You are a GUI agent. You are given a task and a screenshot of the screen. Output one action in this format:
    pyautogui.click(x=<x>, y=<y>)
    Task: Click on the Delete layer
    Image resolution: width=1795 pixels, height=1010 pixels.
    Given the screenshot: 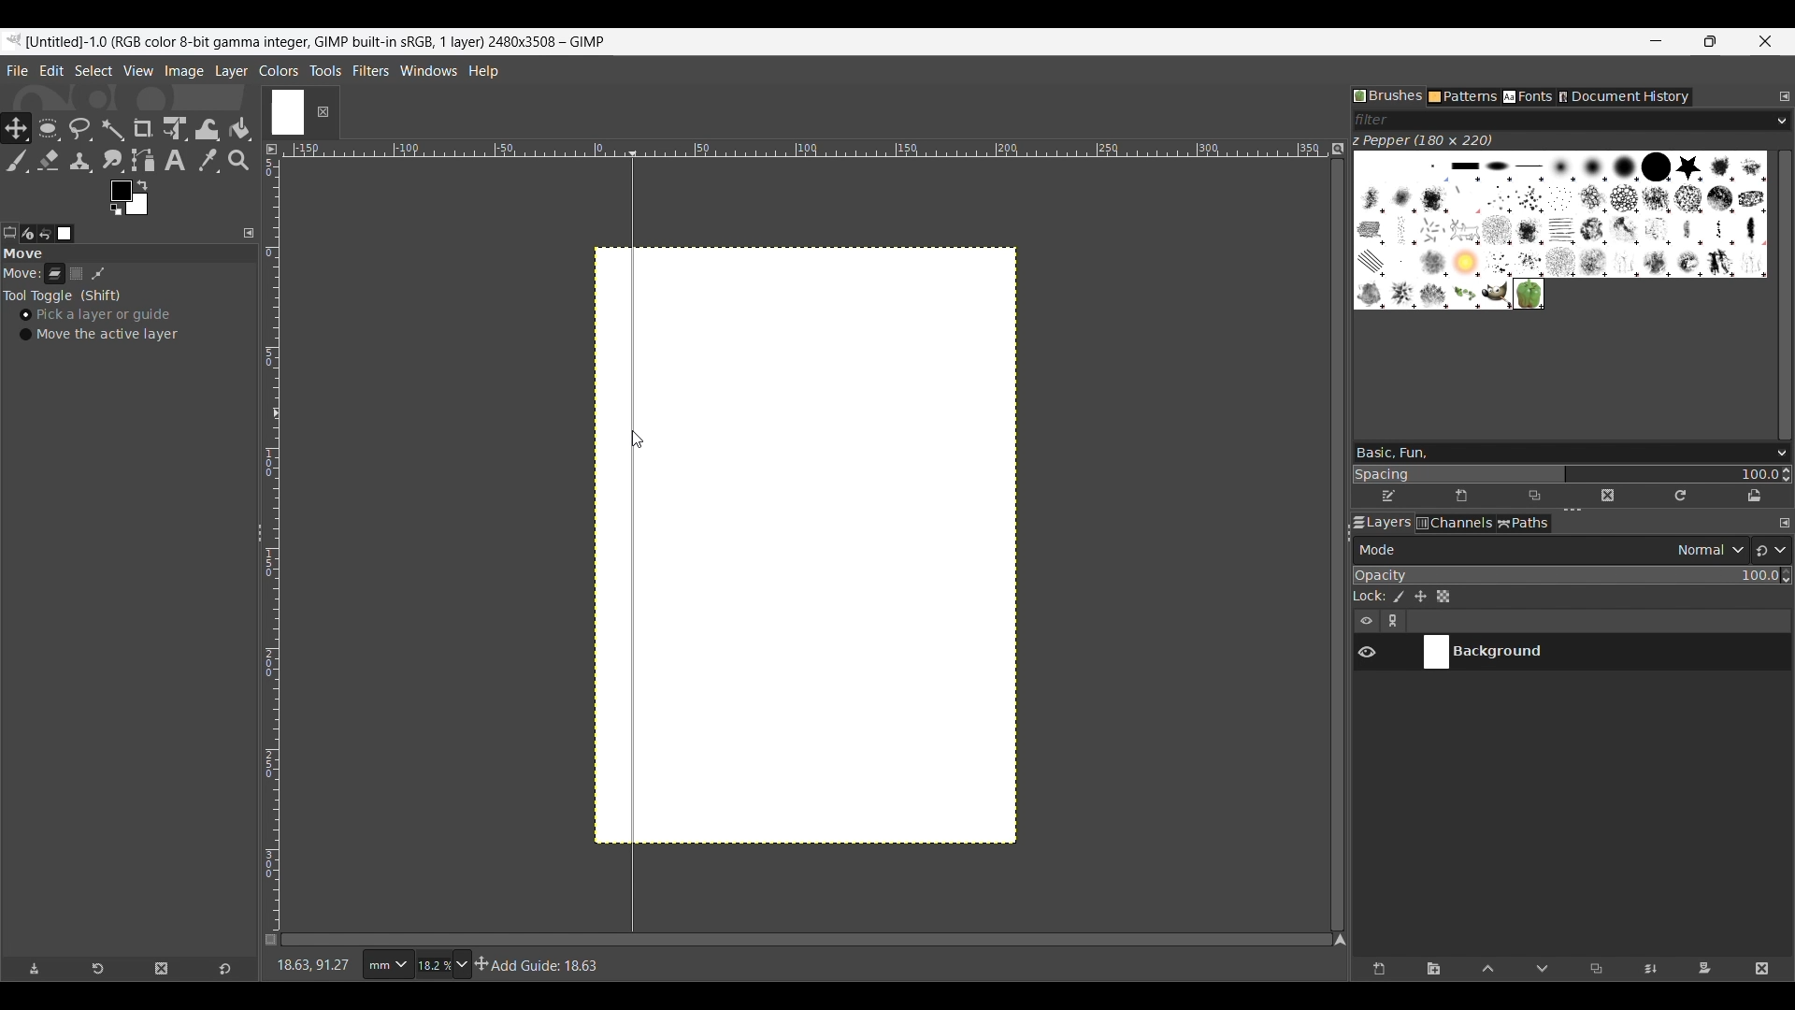 What is the action you would take?
    pyautogui.click(x=1761, y=970)
    